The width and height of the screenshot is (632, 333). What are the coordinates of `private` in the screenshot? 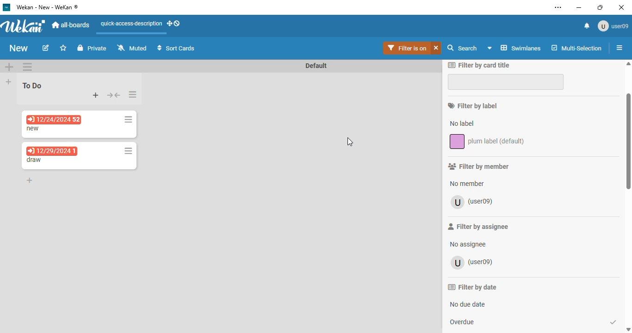 It's located at (92, 48).